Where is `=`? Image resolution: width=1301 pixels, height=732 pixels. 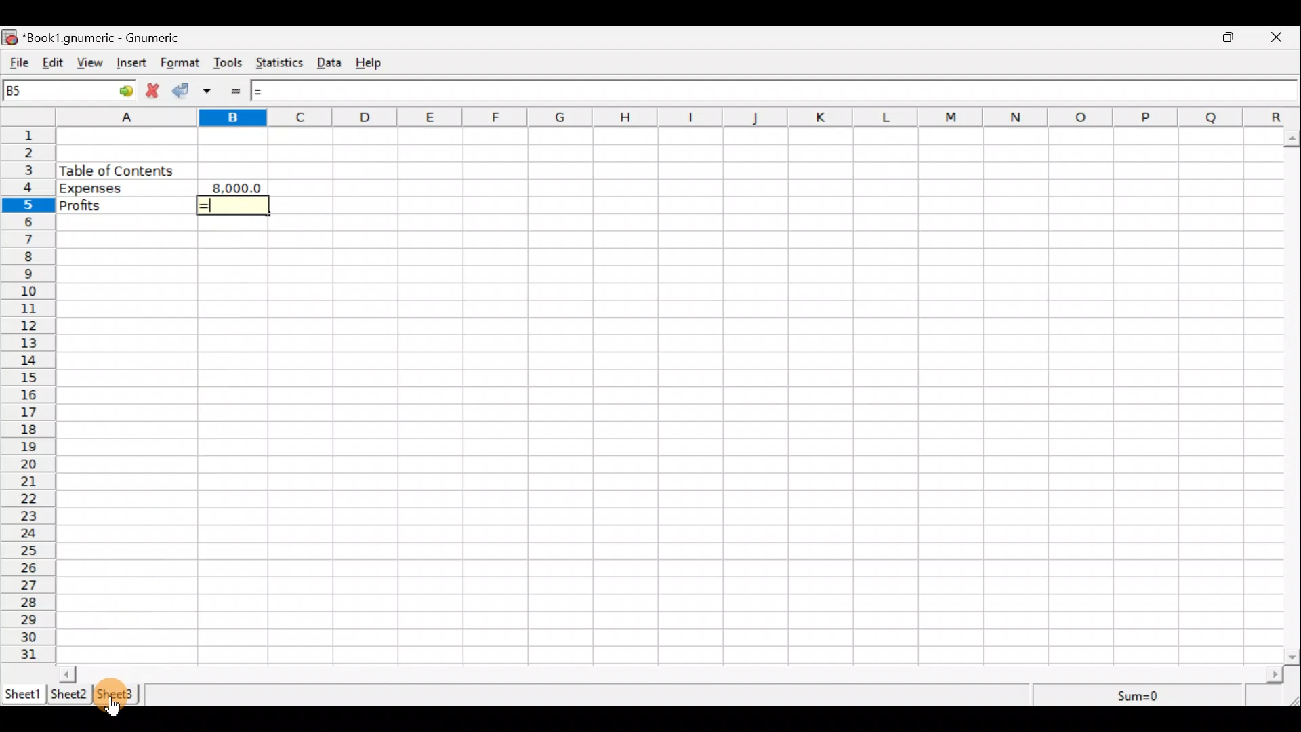
= is located at coordinates (236, 205).